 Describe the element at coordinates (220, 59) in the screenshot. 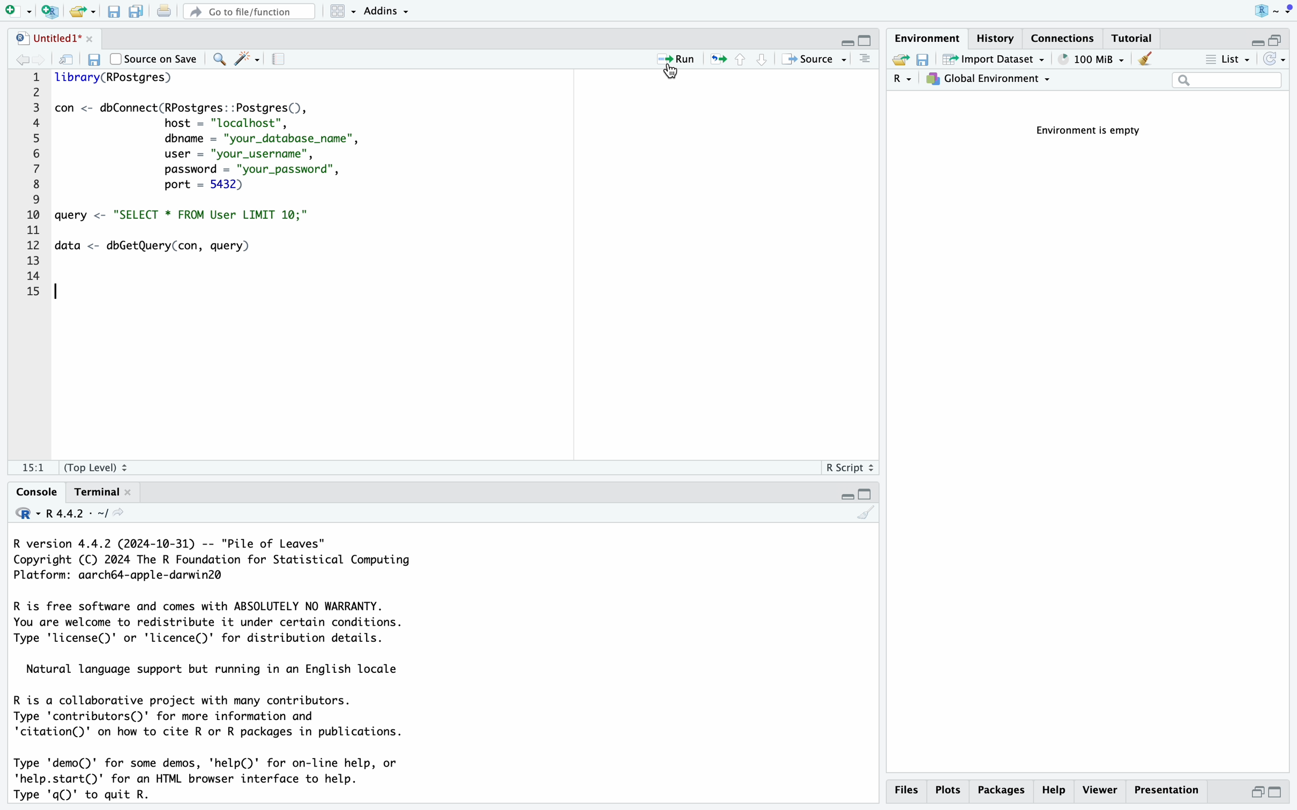

I see `find/replace` at that location.